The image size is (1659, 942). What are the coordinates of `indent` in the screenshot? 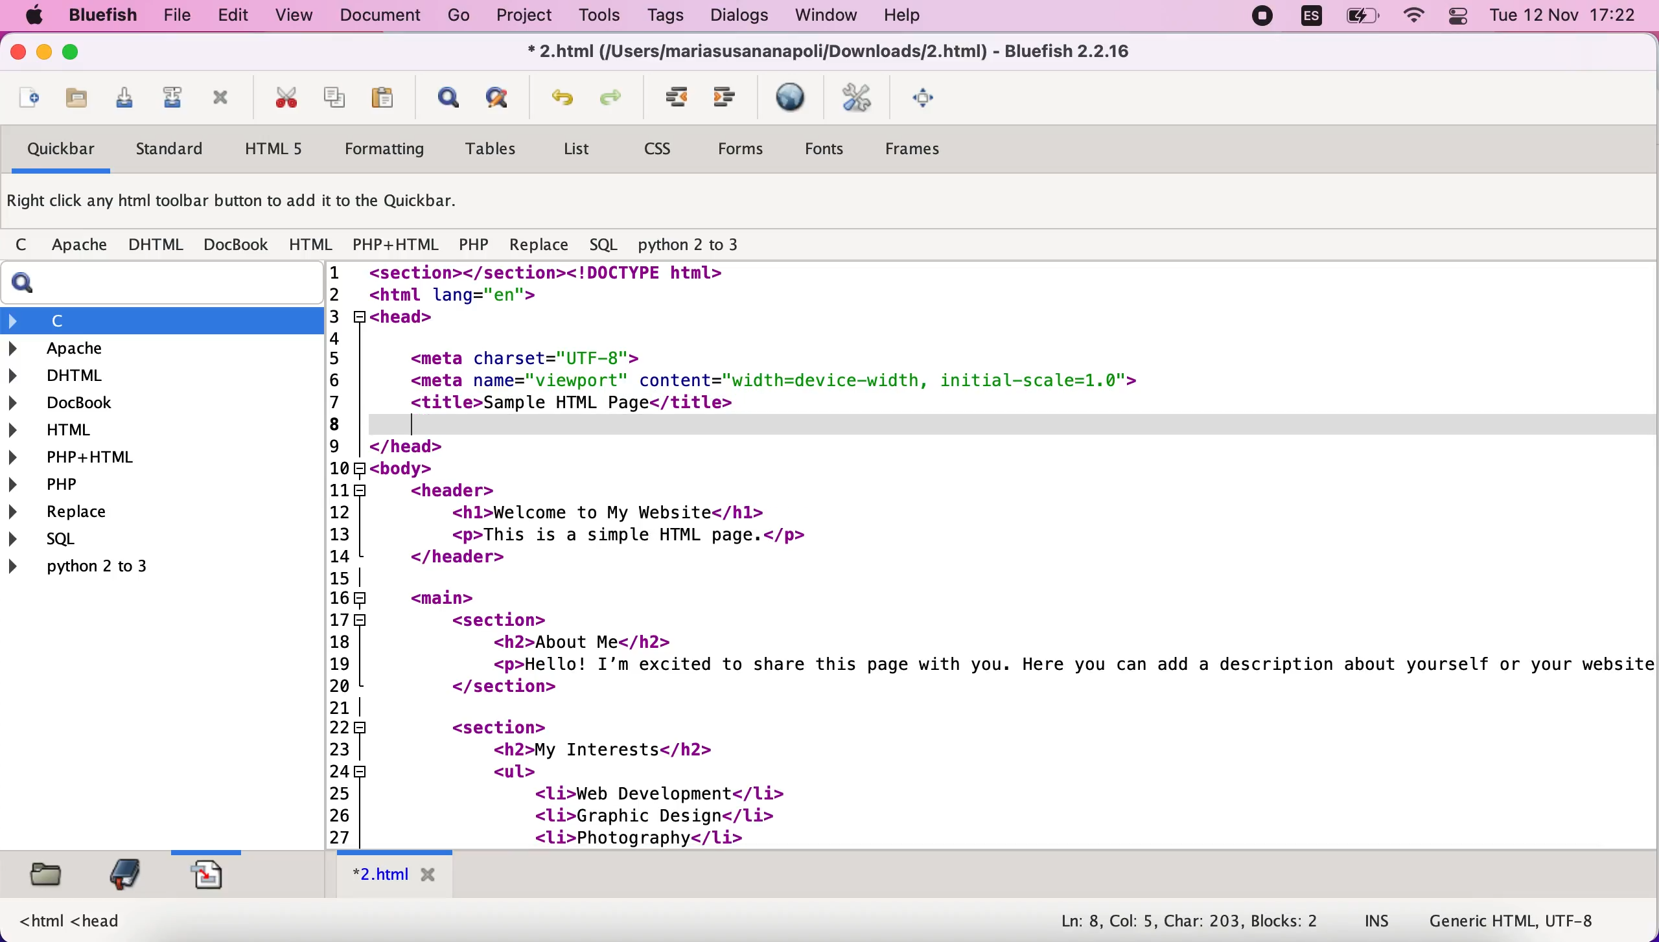 It's located at (678, 98).